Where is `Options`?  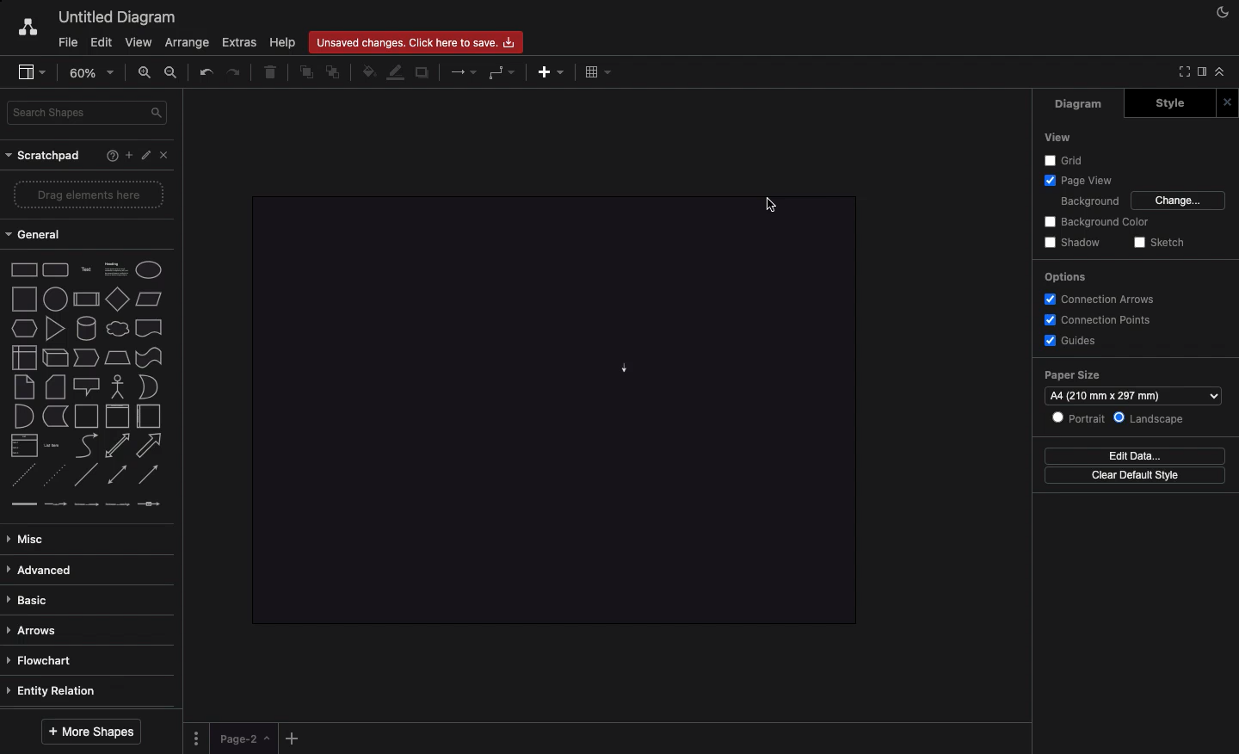
Options is located at coordinates (1064, 279).